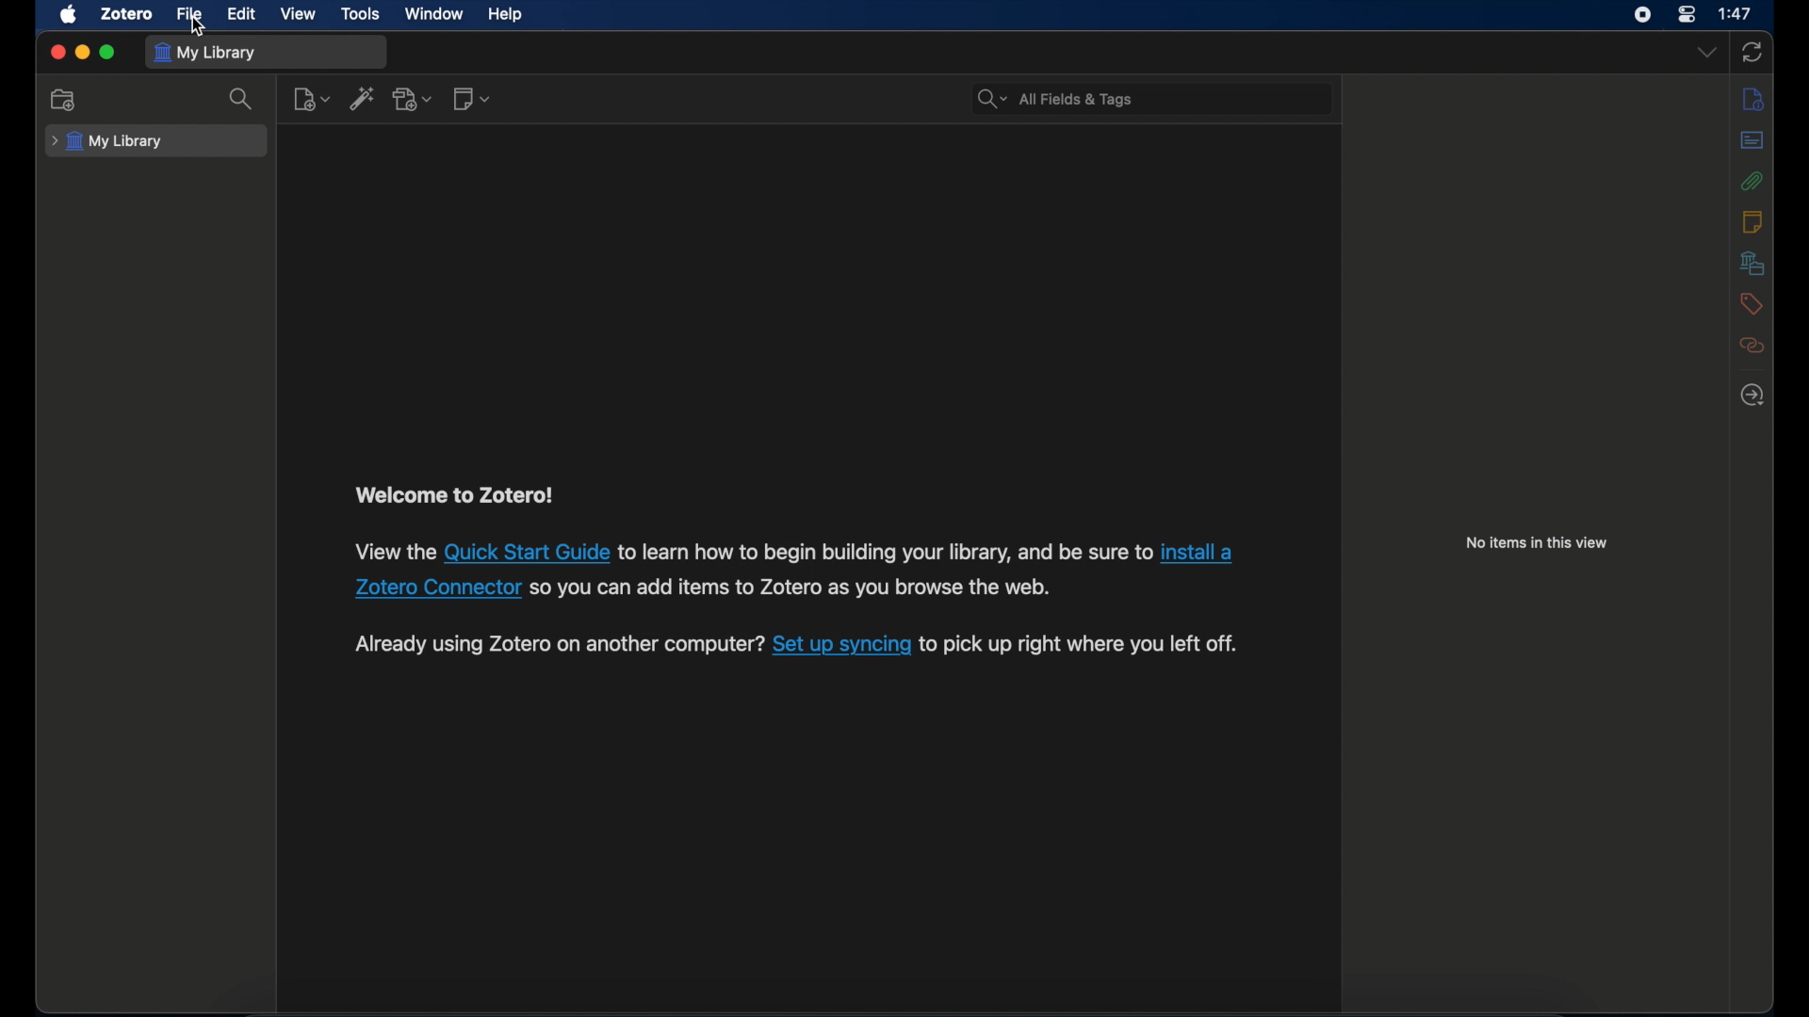 The height and width of the screenshot is (1017, 1809). Describe the element at coordinates (199, 28) in the screenshot. I see `cursor` at that location.